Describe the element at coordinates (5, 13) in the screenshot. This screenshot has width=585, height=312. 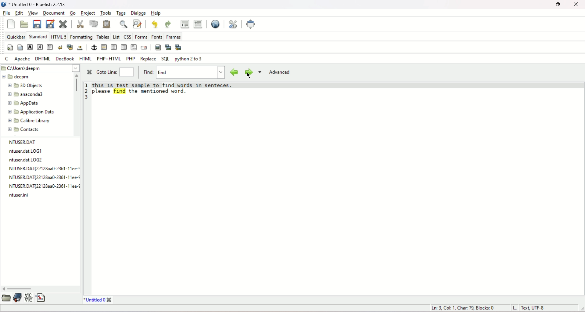
I see `file` at that location.